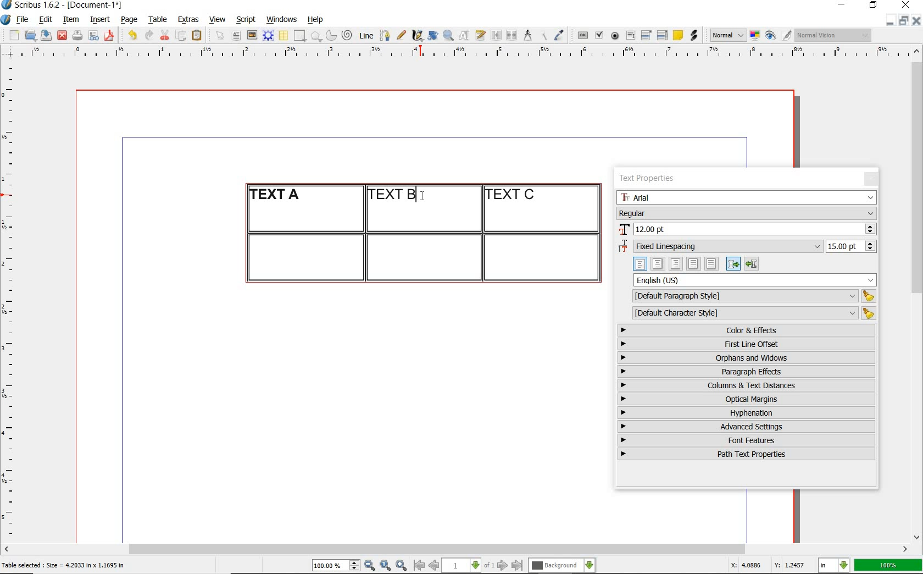  I want to click on extras, so click(188, 20).